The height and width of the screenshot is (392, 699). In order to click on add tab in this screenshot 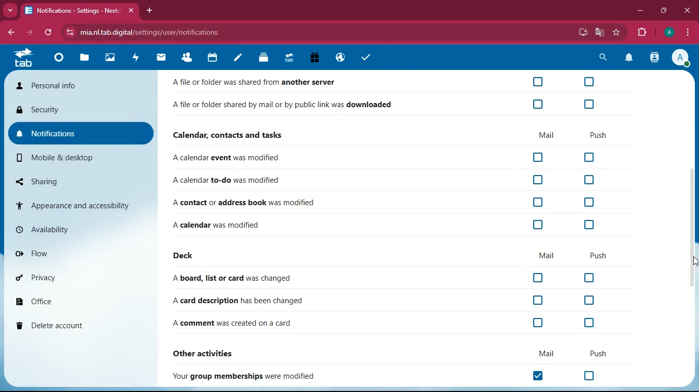, I will do `click(149, 10)`.